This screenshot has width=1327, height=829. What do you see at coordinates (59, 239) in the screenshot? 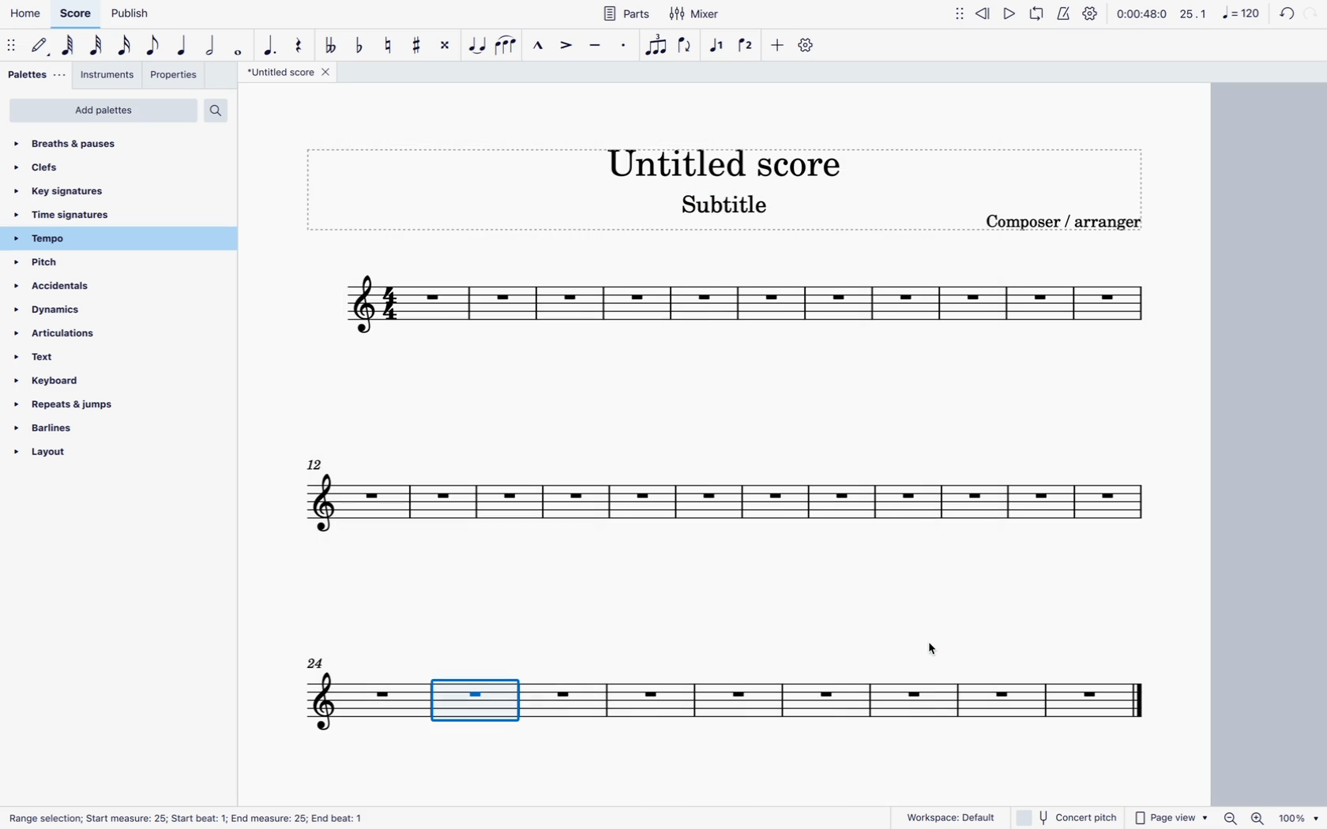
I see `tempo` at bounding box center [59, 239].